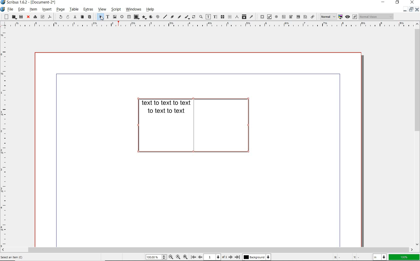  What do you see at coordinates (256, 257) in the screenshot?
I see `background ` at bounding box center [256, 257].